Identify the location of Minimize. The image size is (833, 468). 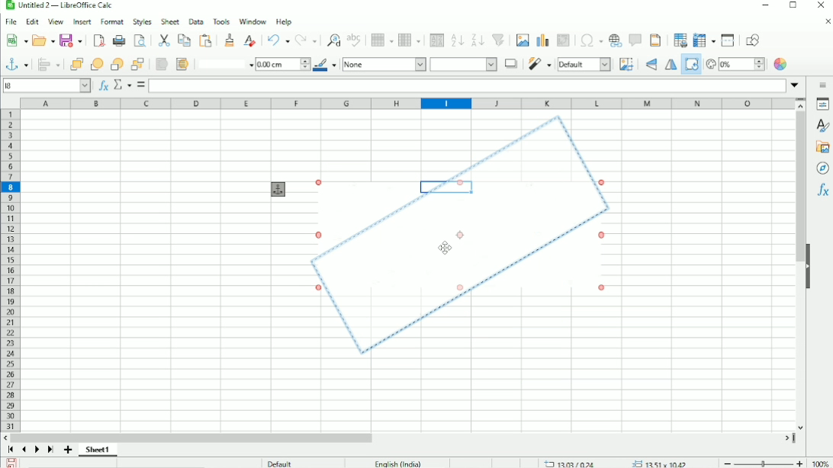
(764, 5).